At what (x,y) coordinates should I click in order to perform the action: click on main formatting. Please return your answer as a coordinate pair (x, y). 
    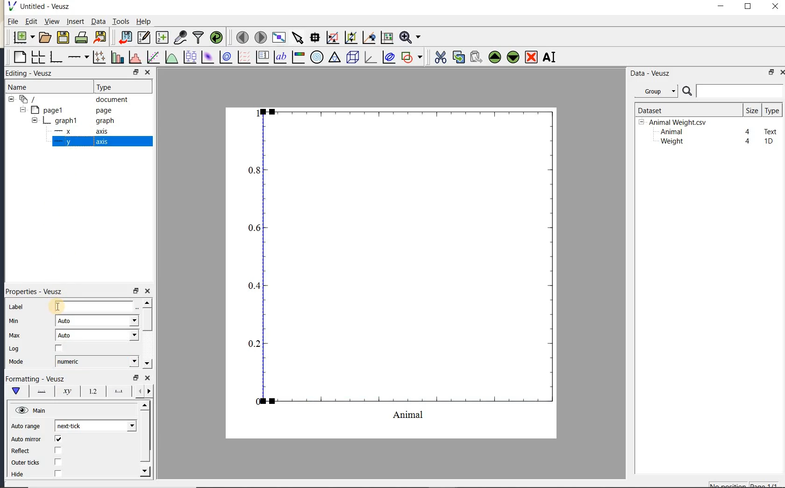
    Looking at the image, I should click on (15, 391).